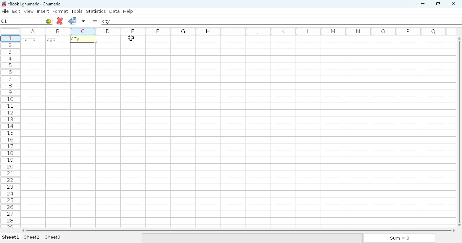 This screenshot has width=462, height=243. I want to click on maximize, so click(438, 3).